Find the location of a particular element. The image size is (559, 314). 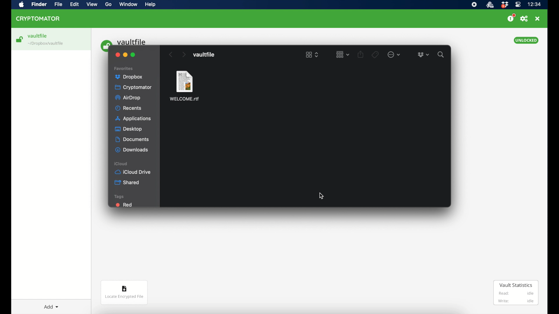

vault file is located at coordinates (204, 55).